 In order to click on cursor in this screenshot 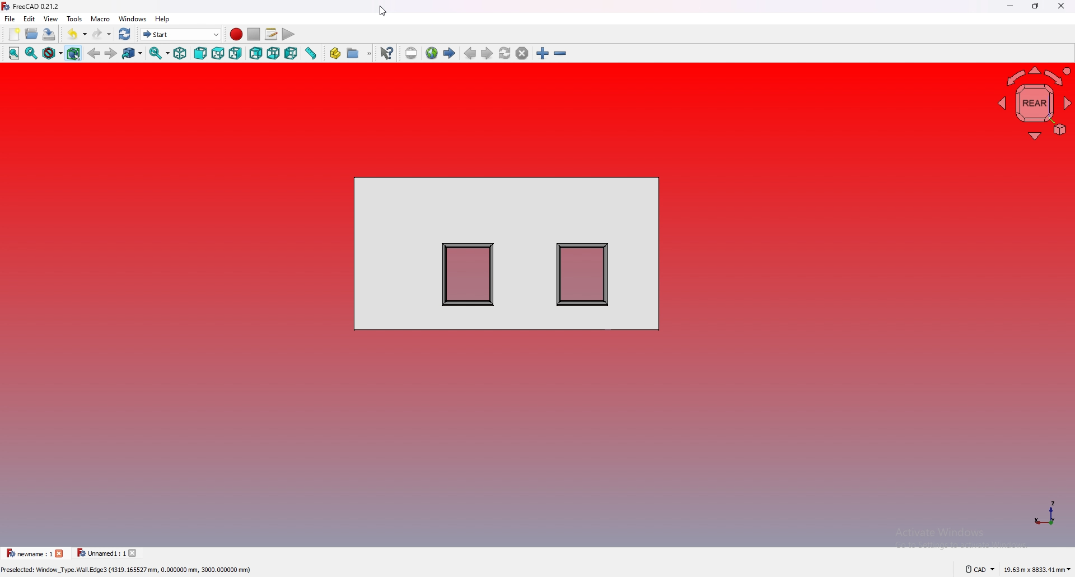, I will do `click(382, 11)`.